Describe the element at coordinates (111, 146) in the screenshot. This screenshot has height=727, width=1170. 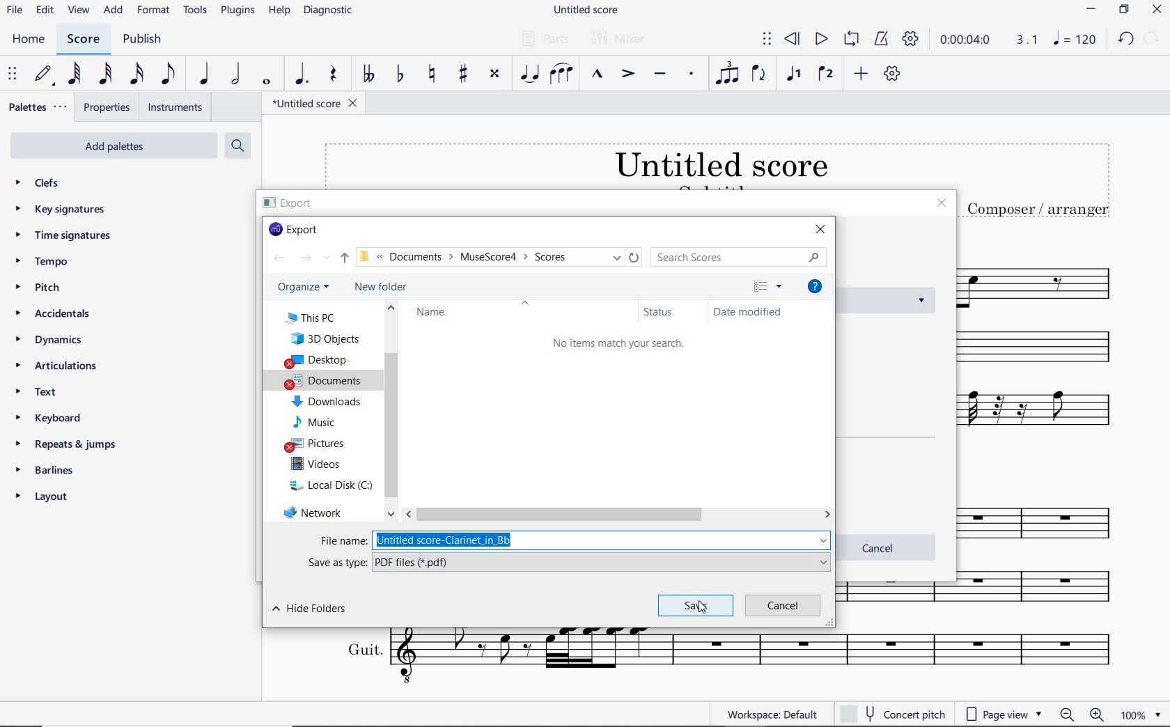
I see `add palettes` at that location.